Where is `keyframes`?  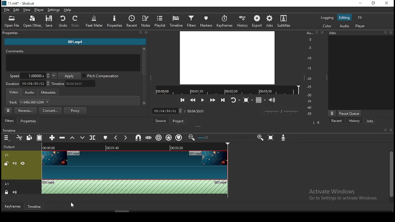 keyframes is located at coordinates (224, 20).